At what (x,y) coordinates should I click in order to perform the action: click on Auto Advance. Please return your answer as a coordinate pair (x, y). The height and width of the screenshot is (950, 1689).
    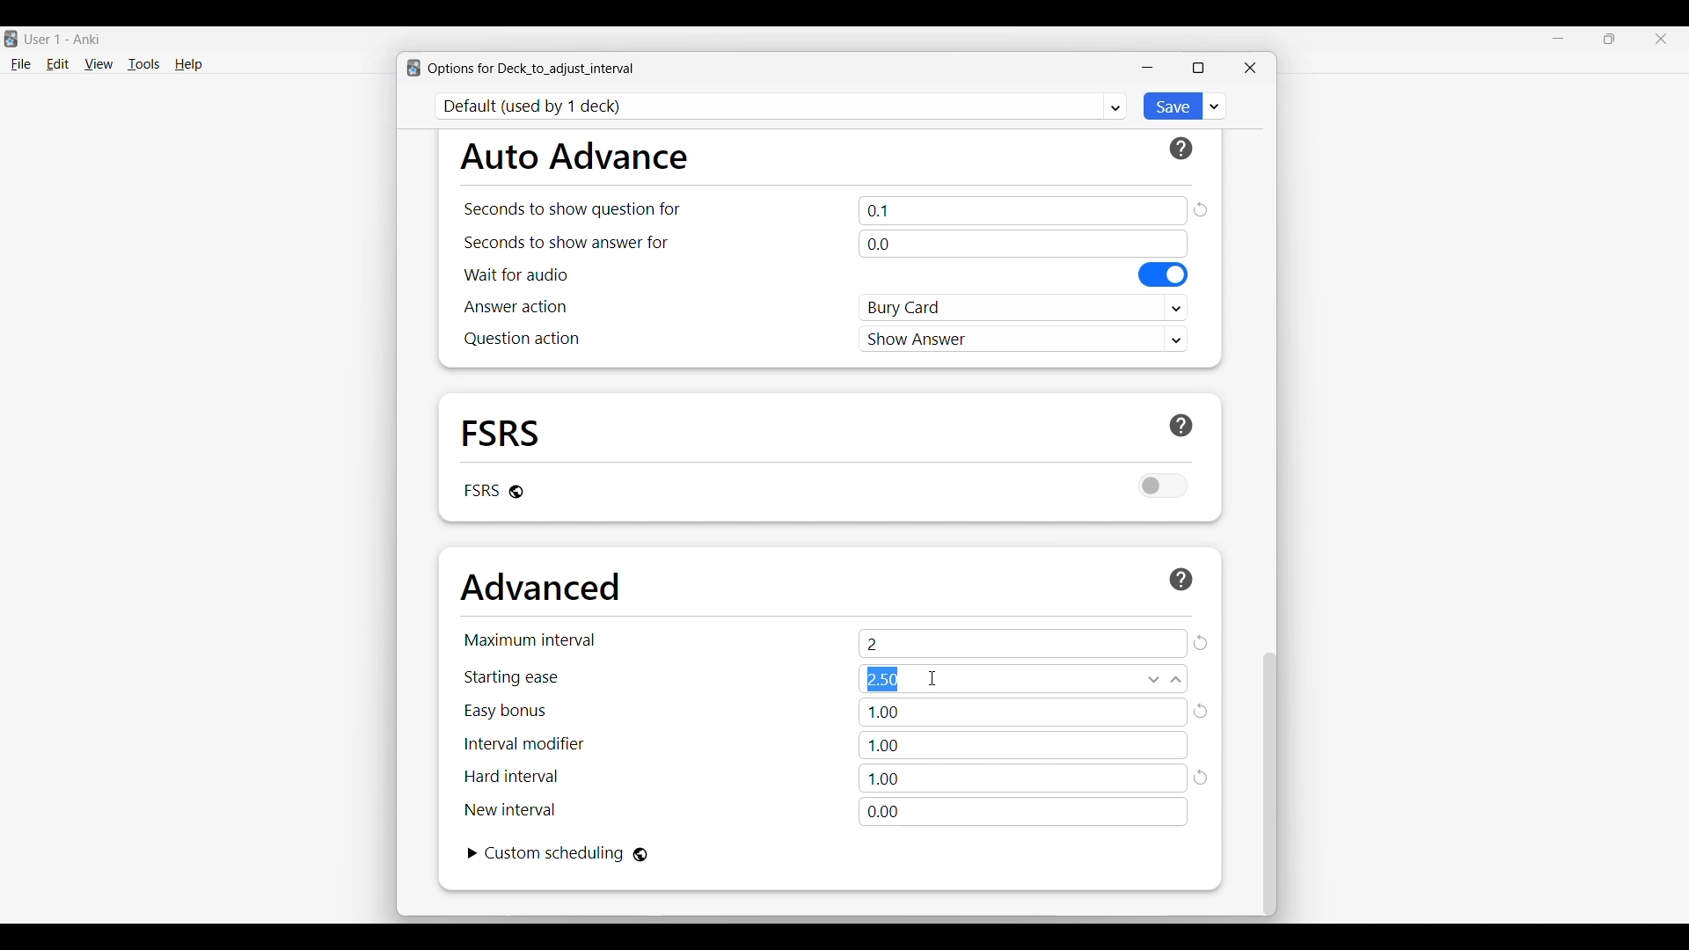
    Looking at the image, I should click on (574, 156).